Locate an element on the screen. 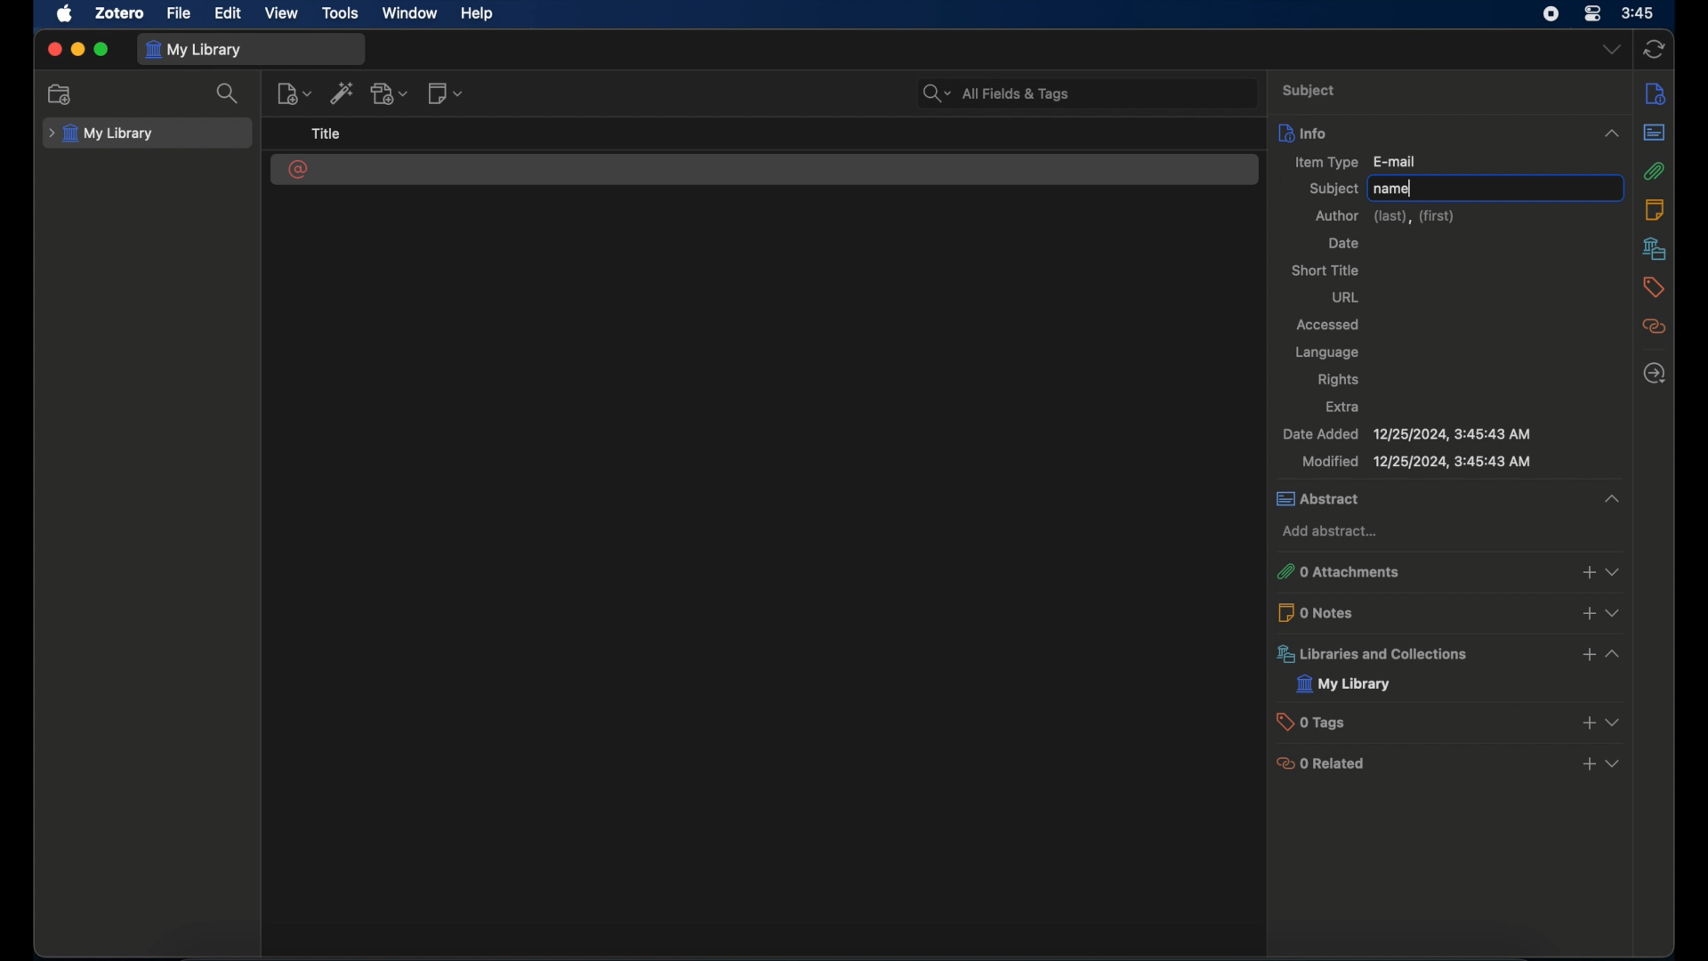  add abstract is located at coordinates (1333, 531).